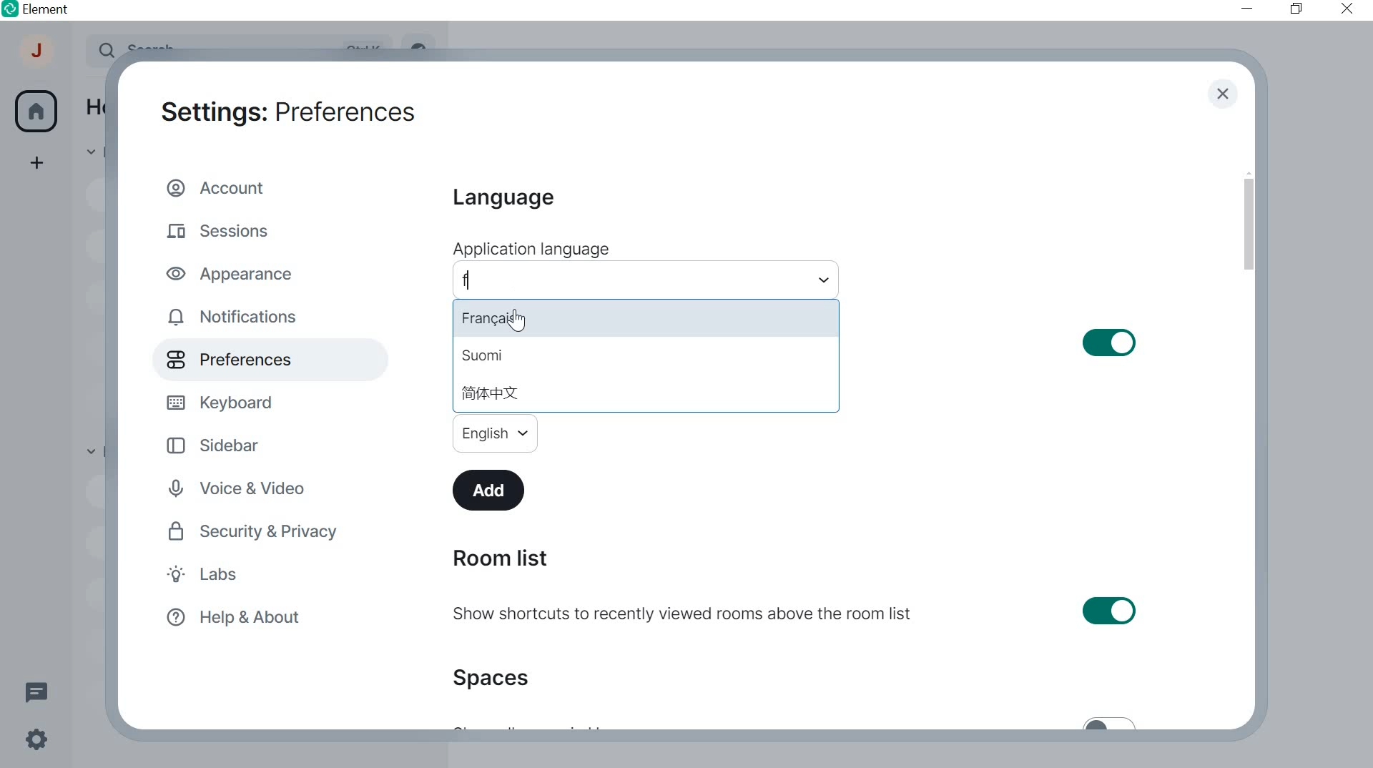 This screenshot has height=768, width=1373. I want to click on KEYBOARD, so click(224, 400).